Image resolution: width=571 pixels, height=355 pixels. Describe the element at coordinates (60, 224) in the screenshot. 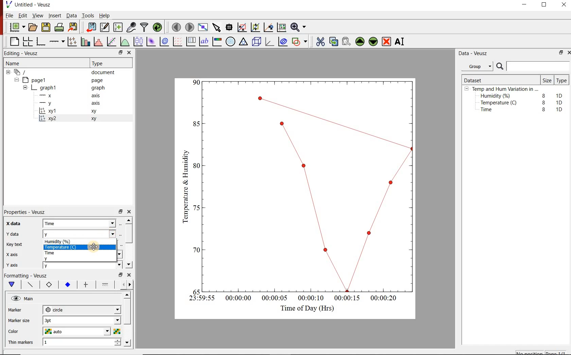

I see `Time` at that location.